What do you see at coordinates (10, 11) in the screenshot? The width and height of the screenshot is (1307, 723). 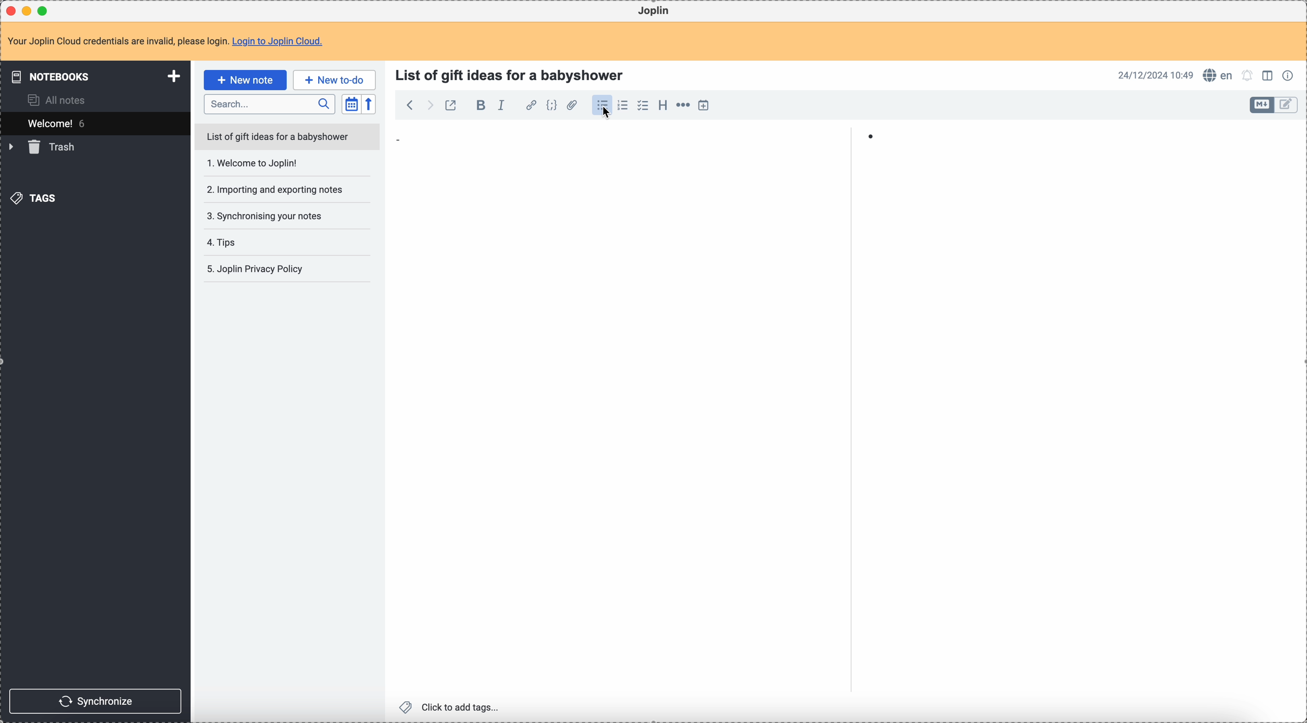 I see `close Joplin` at bounding box center [10, 11].